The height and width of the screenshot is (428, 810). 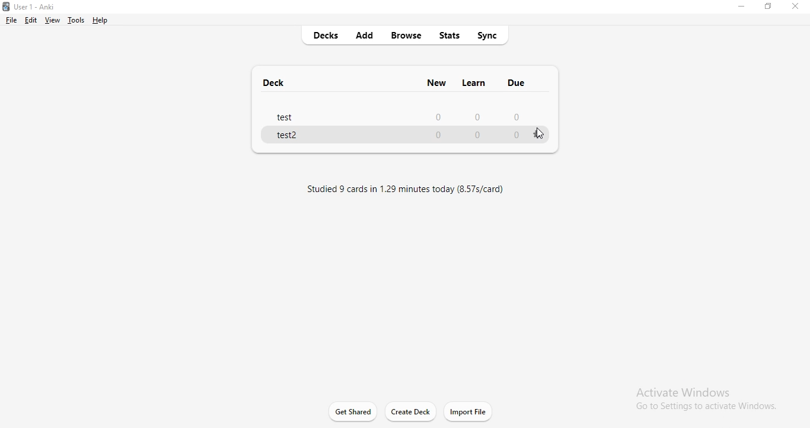 I want to click on import file, so click(x=473, y=412).